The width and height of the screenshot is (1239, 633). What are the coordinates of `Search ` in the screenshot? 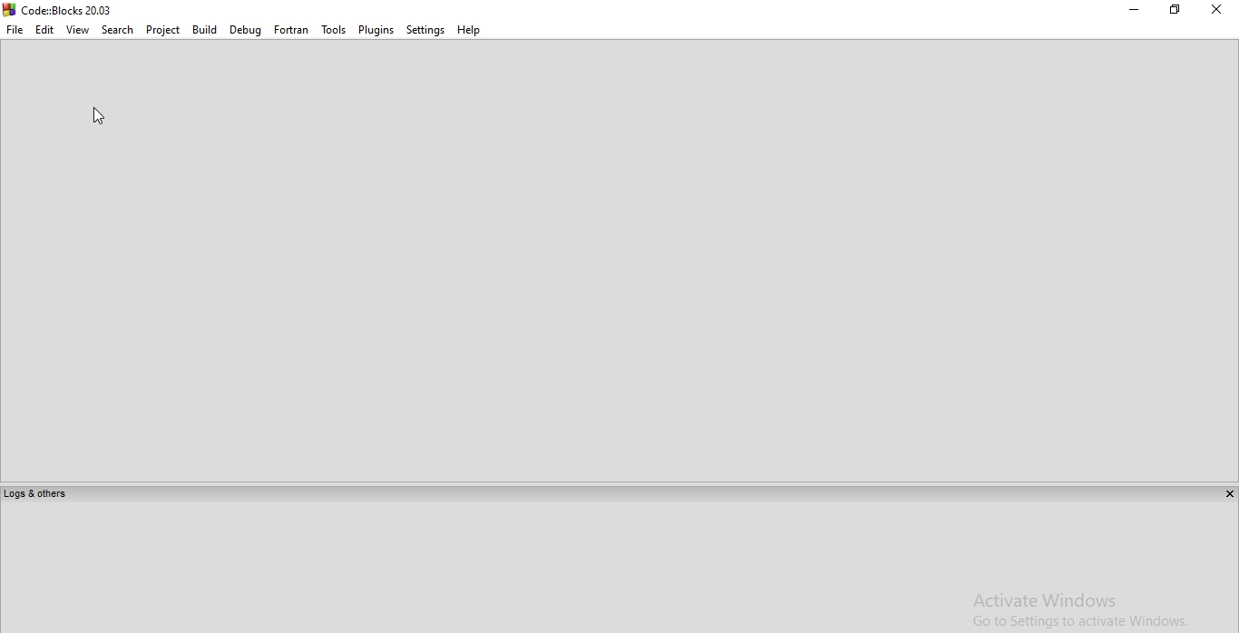 It's located at (118, 29).